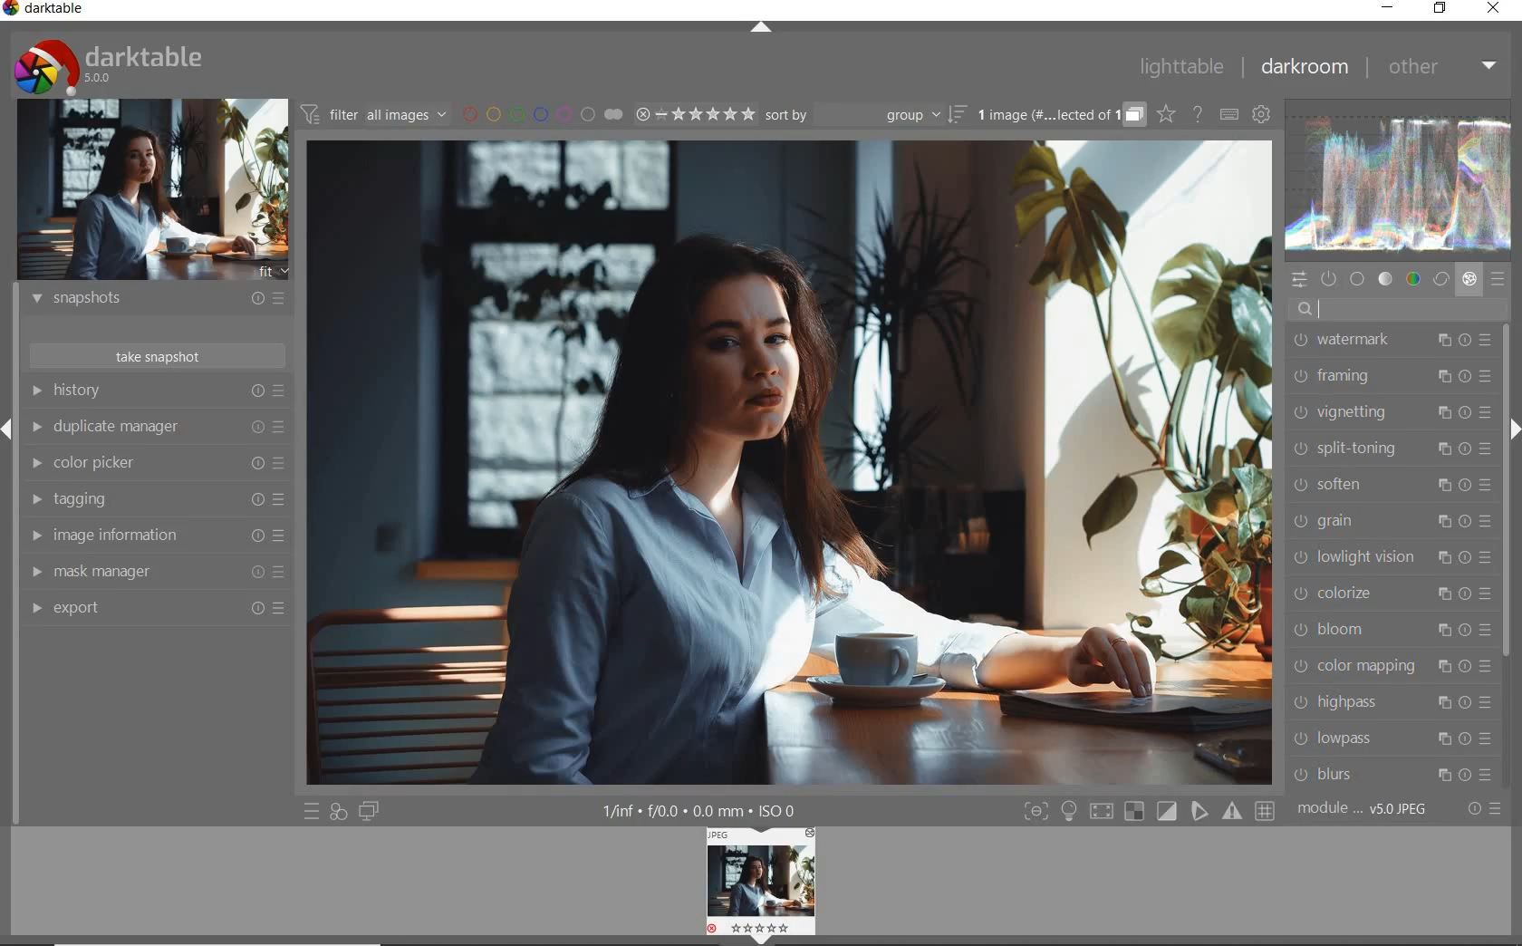  Describe the element at coordinates (1228, 114) in the screenshot. I see `set keyboard shortcuts` at that location.